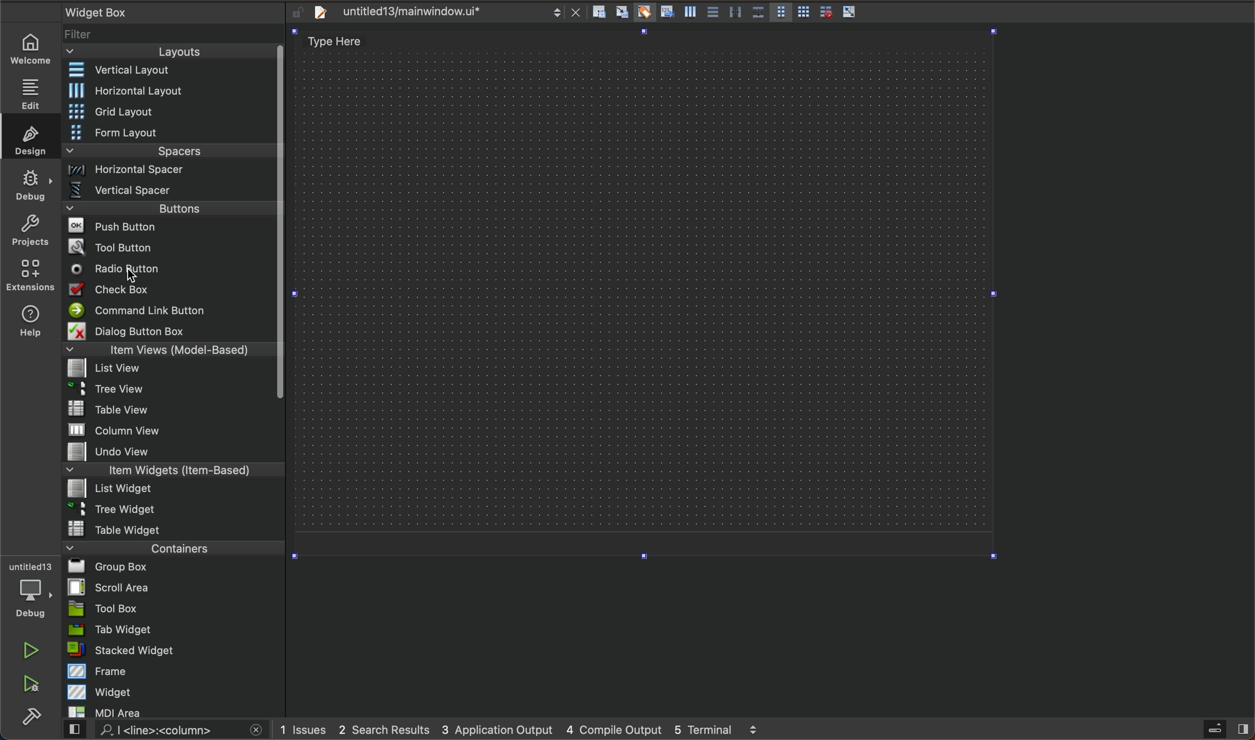 The image size is (1255, 740). What do you see at coordinates (171, 530) in the screenshot?
I see `table widget` at bounding box center [171, 530].